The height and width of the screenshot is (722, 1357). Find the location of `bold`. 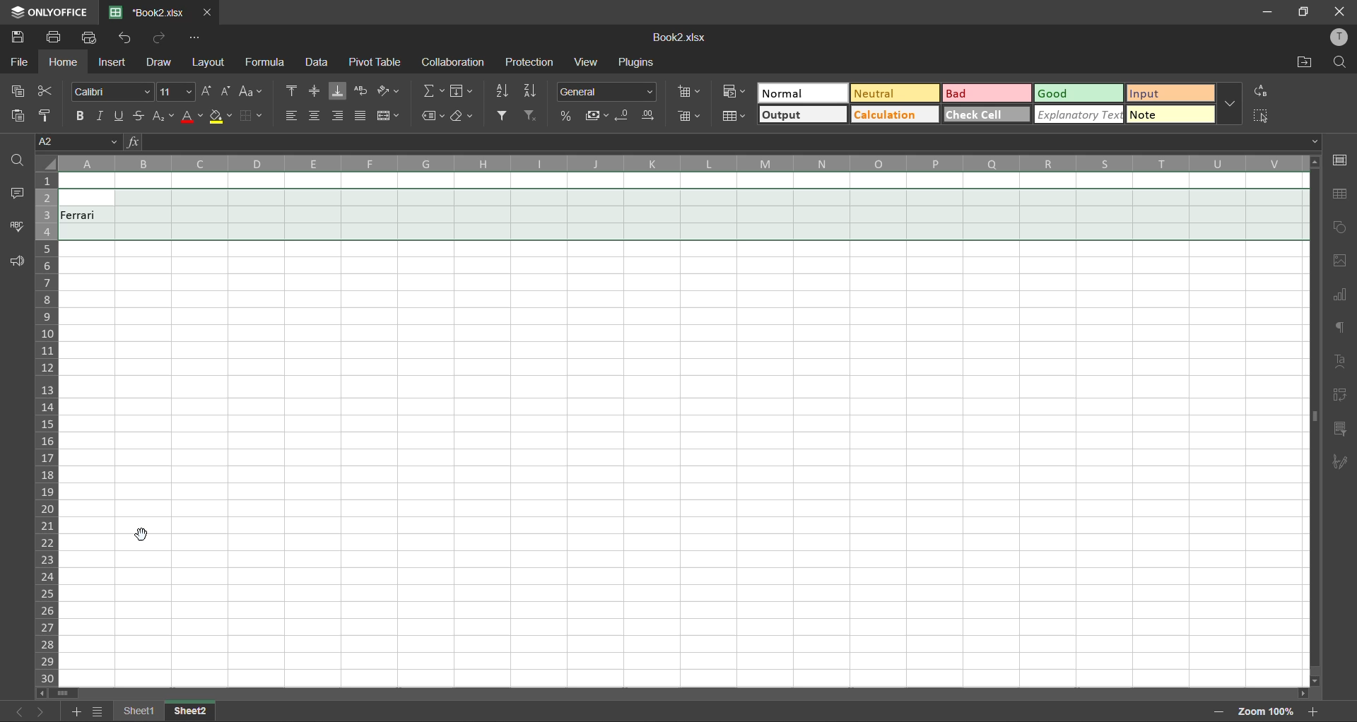

bold is located at coordinates (81, 114).